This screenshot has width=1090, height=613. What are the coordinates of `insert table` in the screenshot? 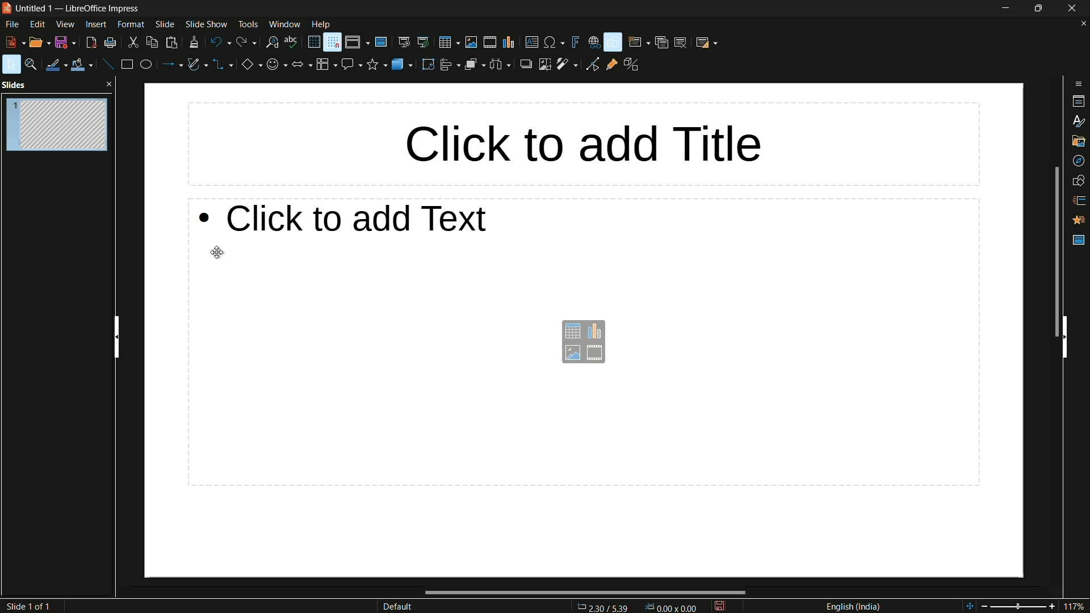 It's located at (573, 331).